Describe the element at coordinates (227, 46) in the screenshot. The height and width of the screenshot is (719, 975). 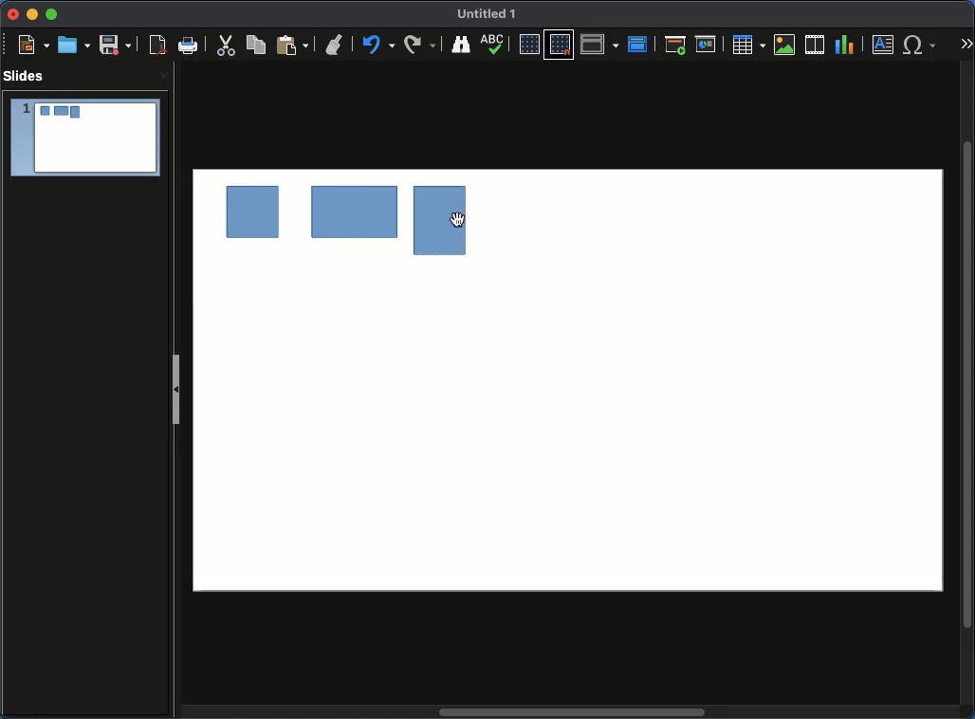
I see `Cut` at that location.